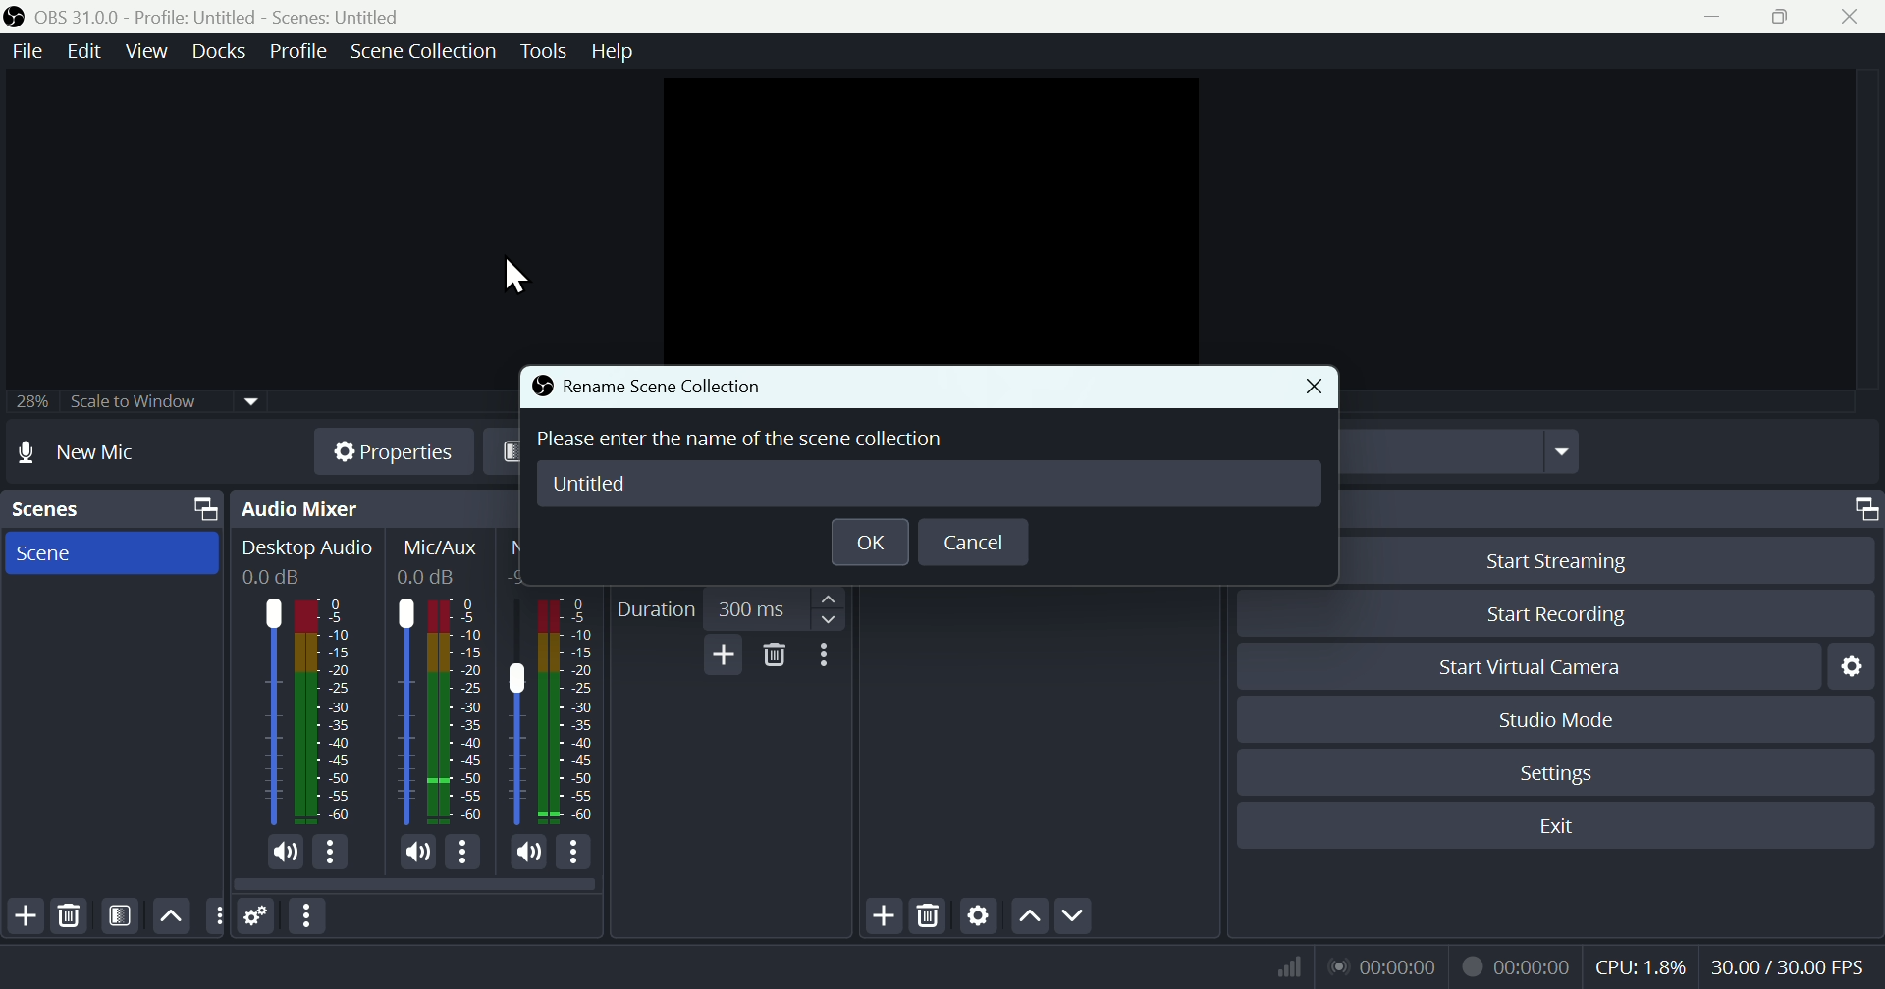 The height and width of the screenshot is (989, 1885). I want to click on Desktop Audio, so click(328, 712).